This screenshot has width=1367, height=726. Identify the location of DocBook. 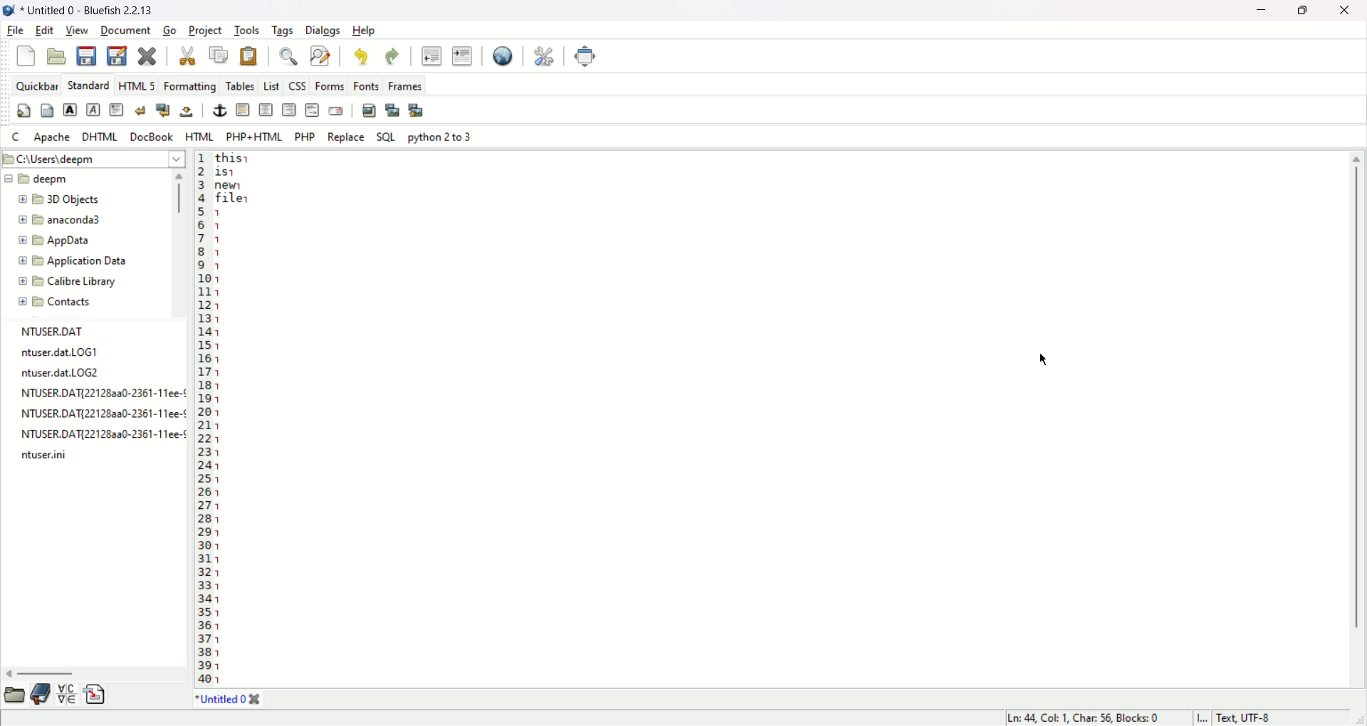
(150, 136).